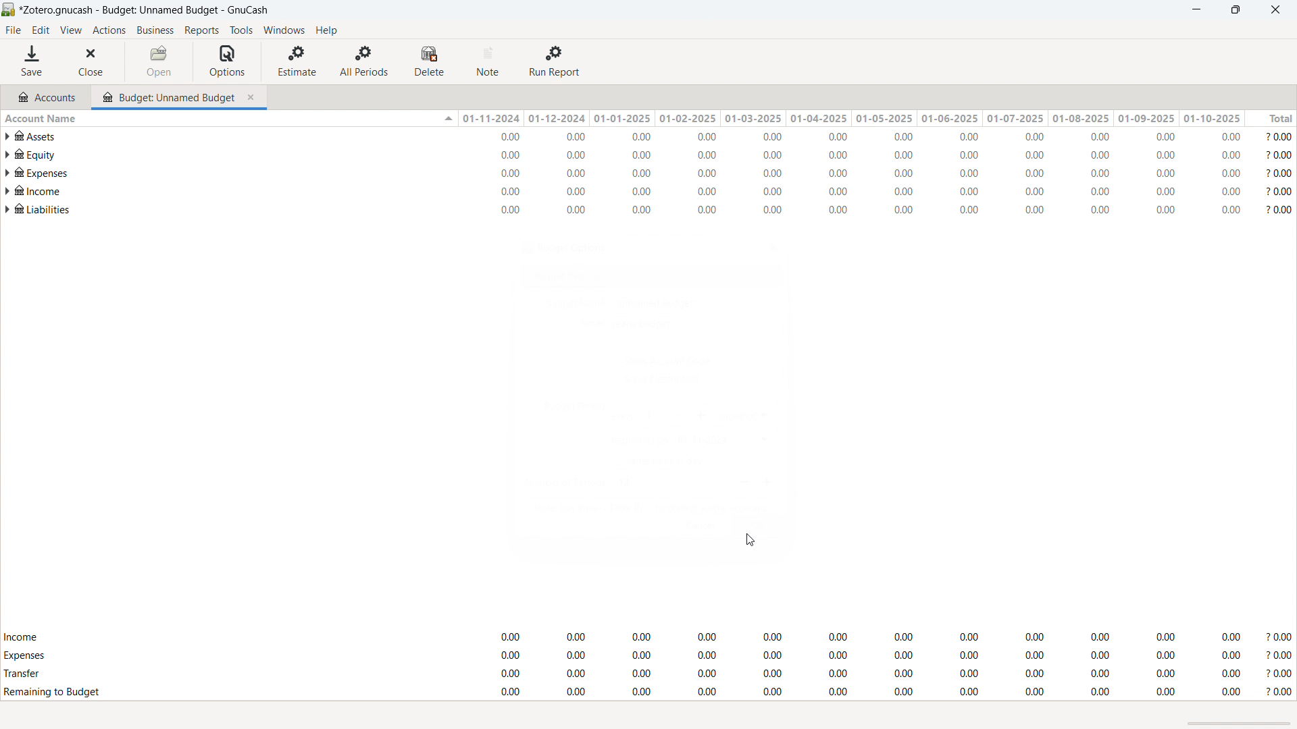 Image resolution: width=1297 pixels, height=729 pixels. What do you see at coordinates (883, 119) in the screenshot?
I see `01-05-2025` at bounding box center [883, 119].